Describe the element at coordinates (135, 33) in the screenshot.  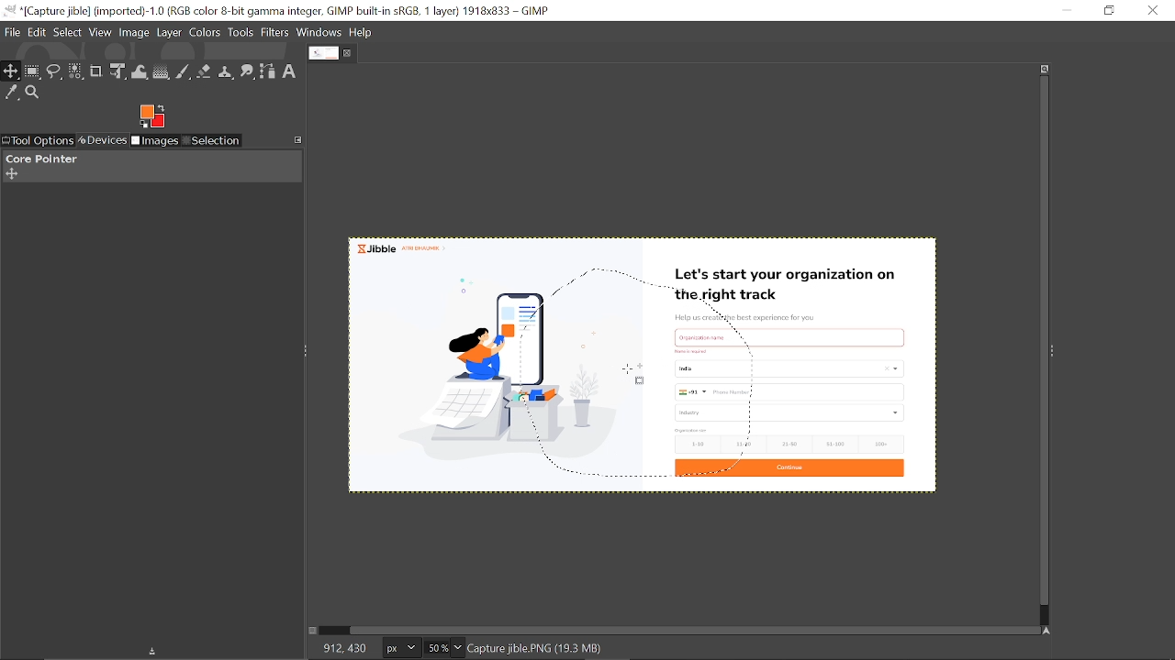
I see `Image` at that location.